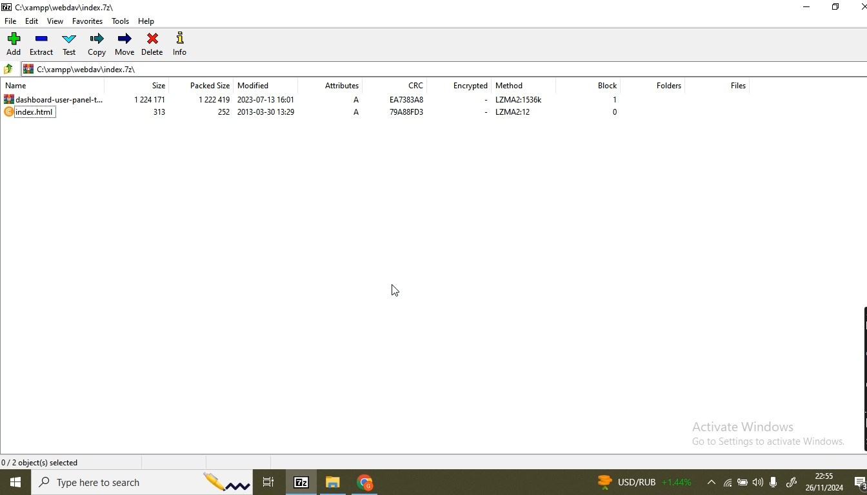 This screenshot has width=867, height=495. I want to click on 0/2 object(s) selected, so click(42, 461).